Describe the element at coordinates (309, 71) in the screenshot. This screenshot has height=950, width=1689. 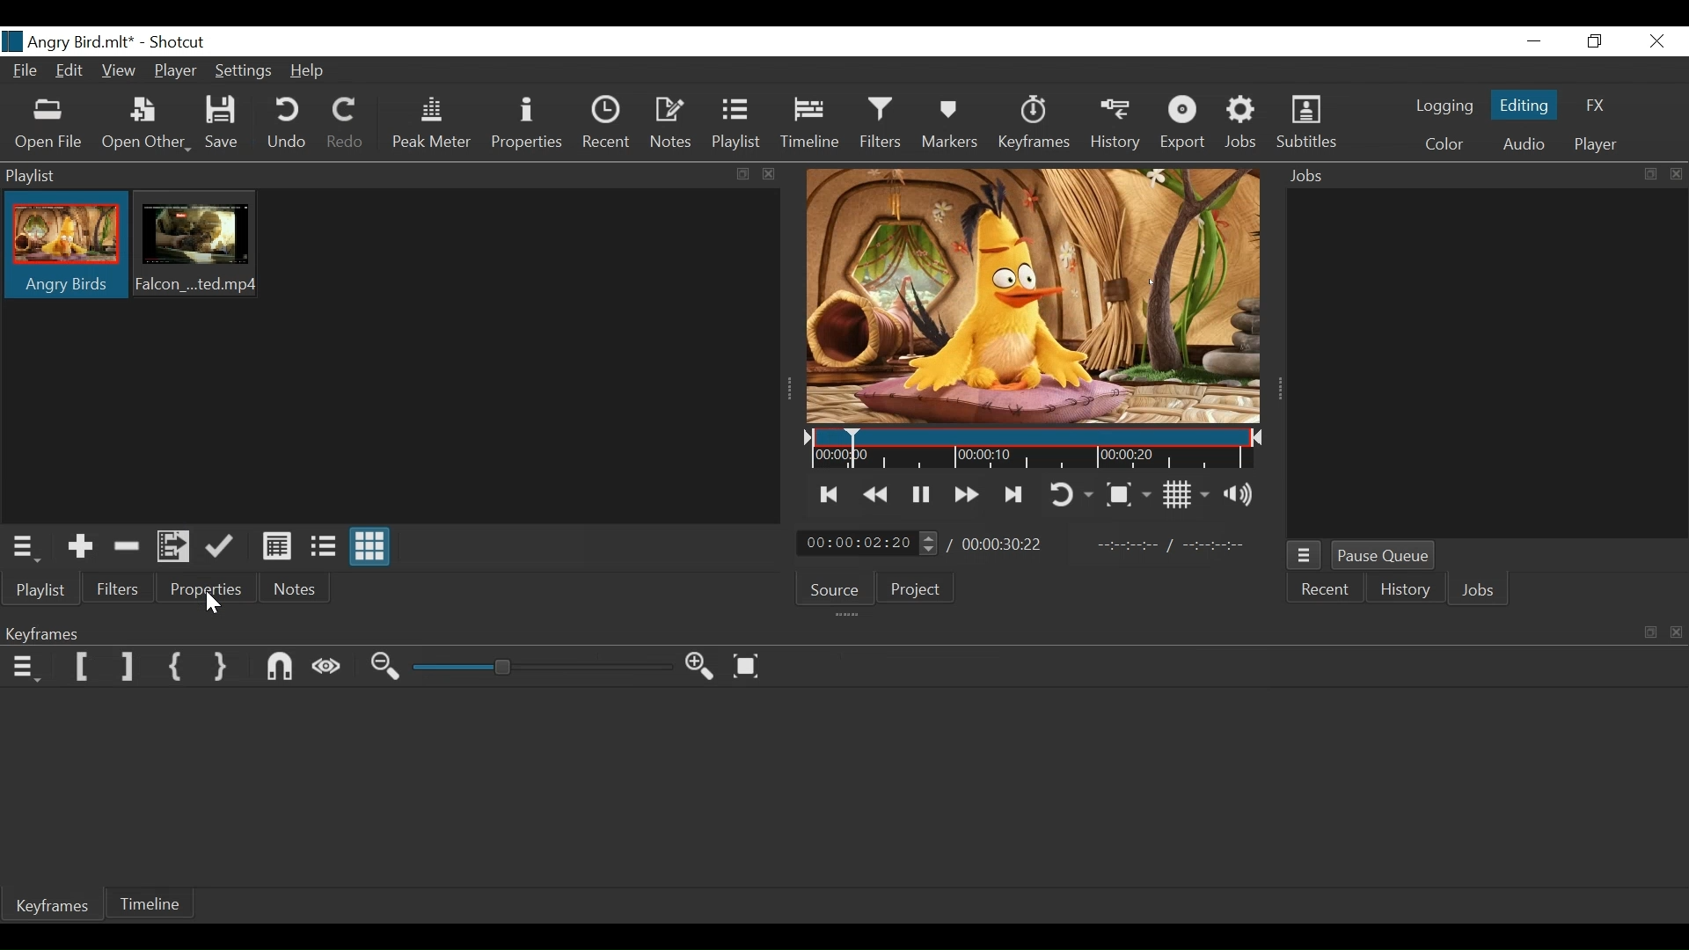
I see `Help` at that location.